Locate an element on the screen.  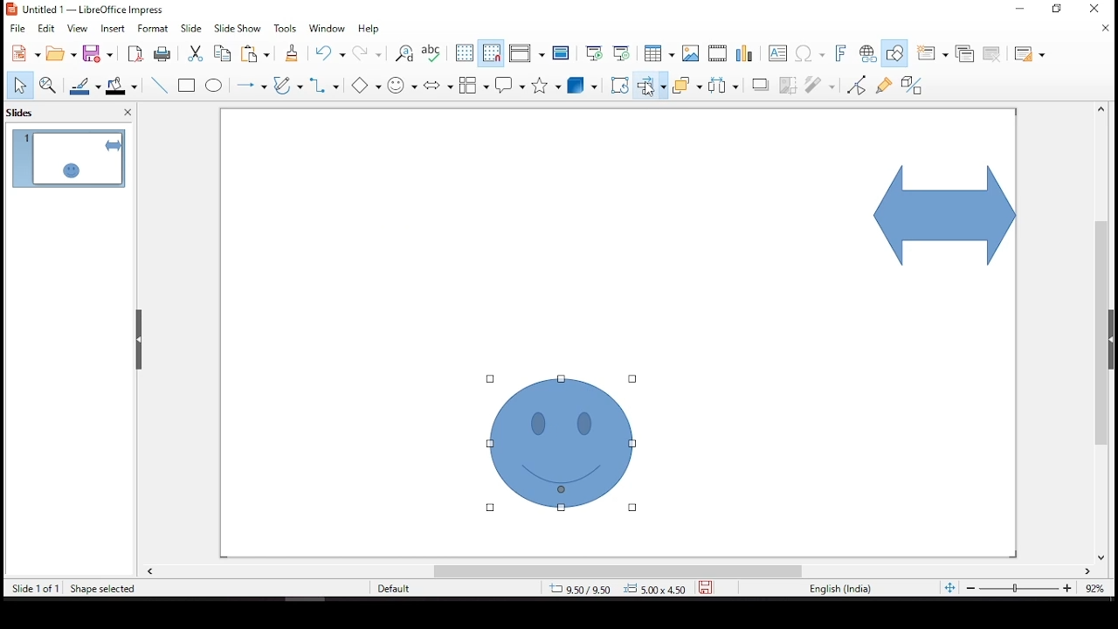
restore is located at coordinates (1019, 10).